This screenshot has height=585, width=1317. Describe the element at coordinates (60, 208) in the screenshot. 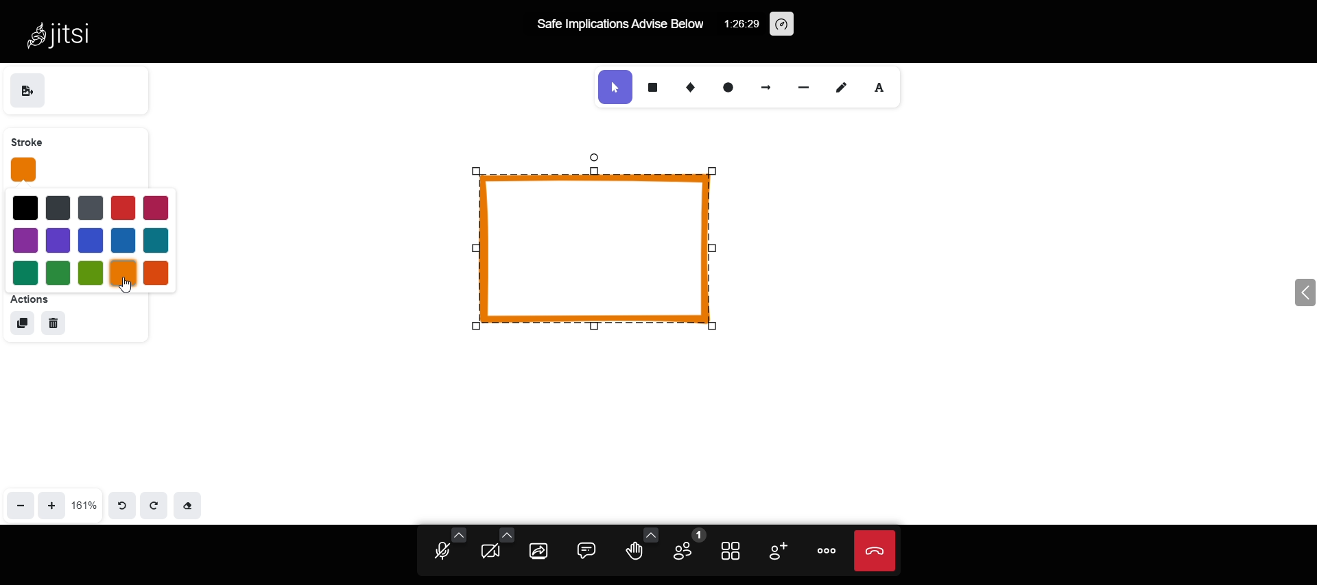

I see `blue` at that location.